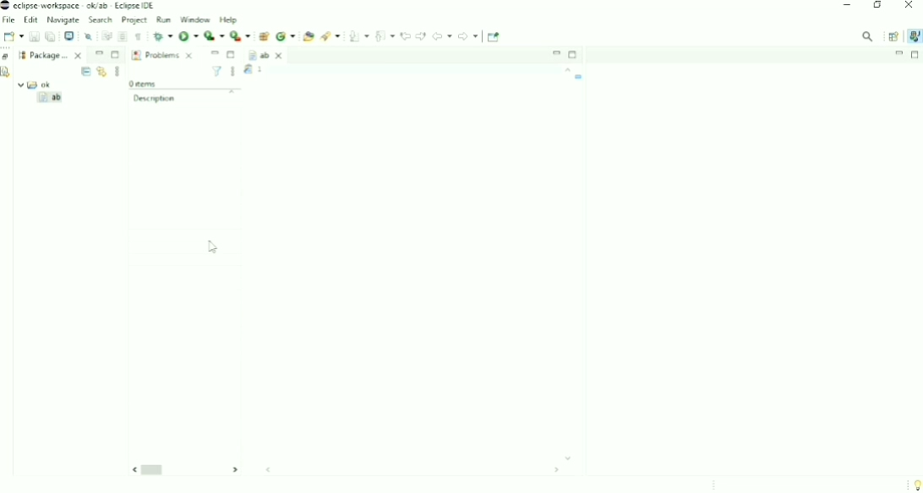  I want to click on Open Type, so click(309, 36).